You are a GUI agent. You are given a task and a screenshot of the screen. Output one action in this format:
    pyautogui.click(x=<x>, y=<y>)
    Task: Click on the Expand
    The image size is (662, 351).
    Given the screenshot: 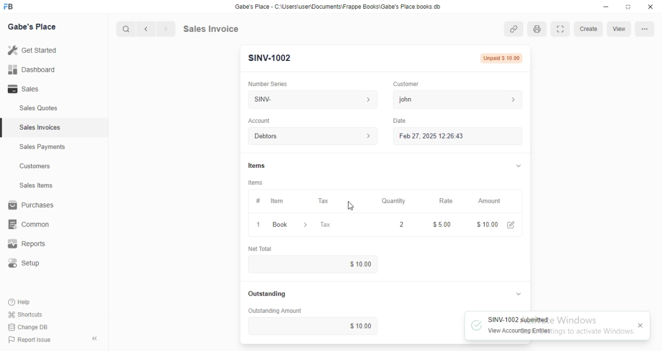 What is the action you would take?
    pyautogui.click(x=519, y=294)
    